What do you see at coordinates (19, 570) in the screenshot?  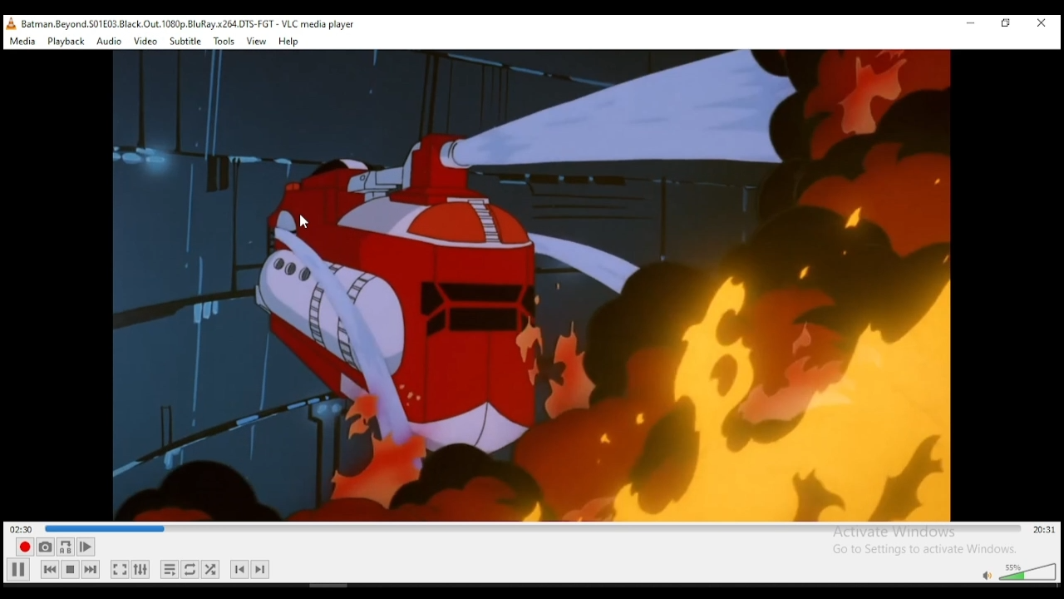 I see `Play/Pause` at bounding box center [19, 570].